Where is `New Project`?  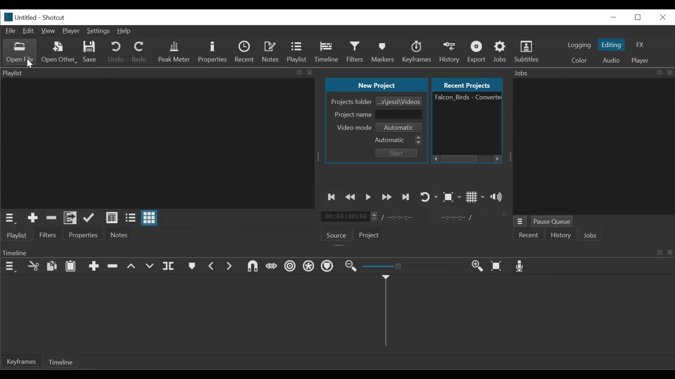 New Project is located at coordinates (376, 84).